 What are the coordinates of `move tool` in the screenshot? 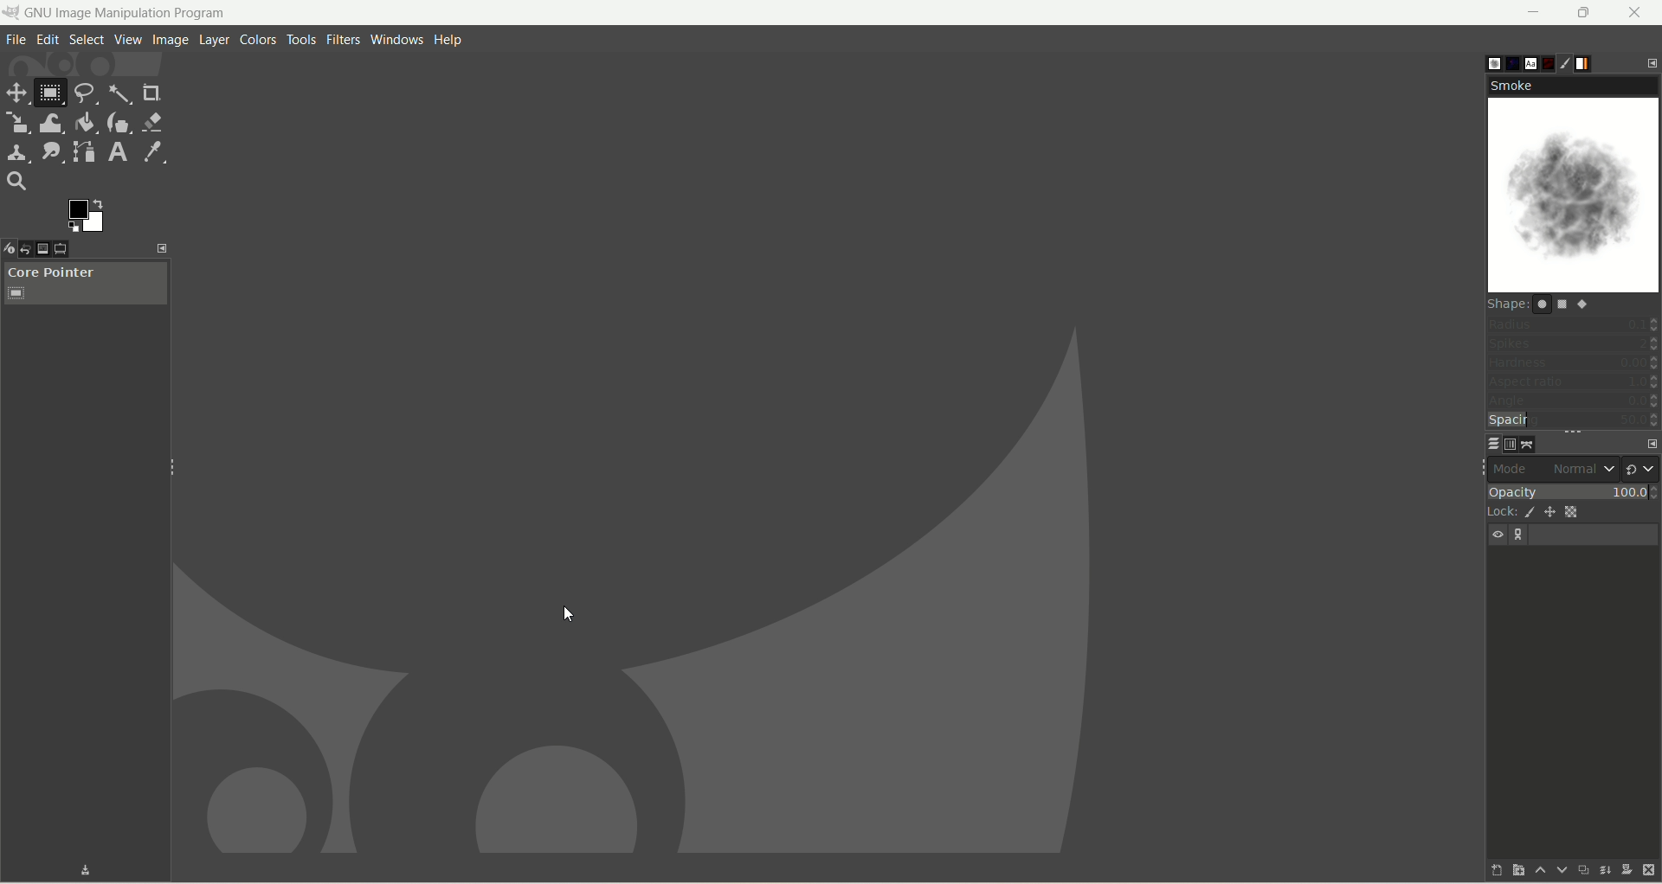 It's located at (17, 94).